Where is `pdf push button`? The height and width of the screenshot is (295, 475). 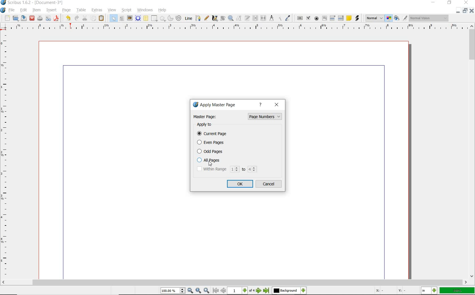
pdf push button is located at coordinates (299, 18).